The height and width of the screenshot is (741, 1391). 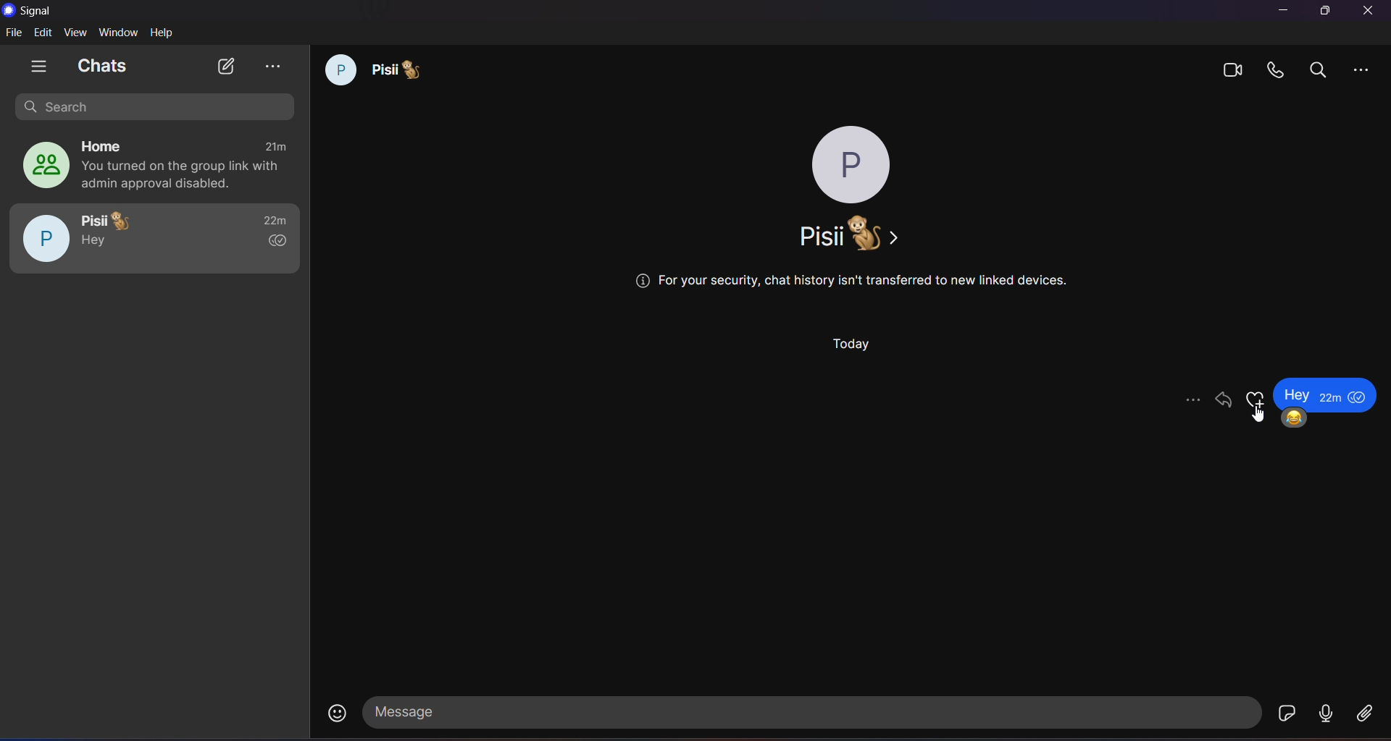 I want to click on more, so click(x=1363, y=67).